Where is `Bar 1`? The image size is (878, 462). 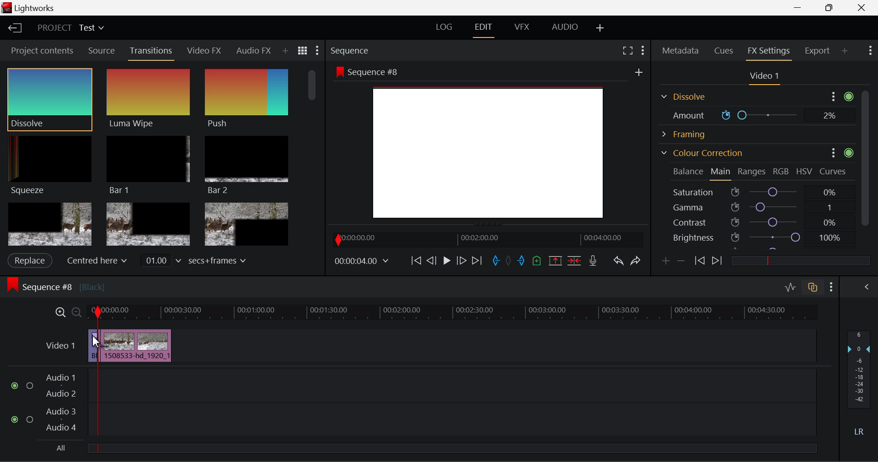 Bar 1 is located at coordinates (146, 165).